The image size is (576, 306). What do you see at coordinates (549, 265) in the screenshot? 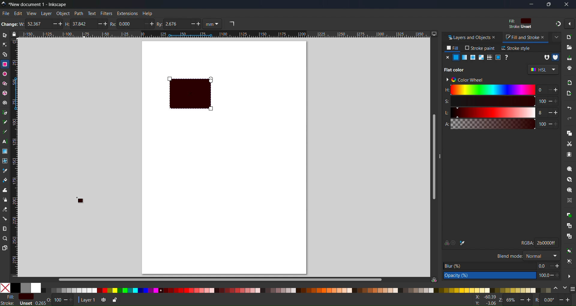
I see `decrease blur` at bounding box center [549, 265].